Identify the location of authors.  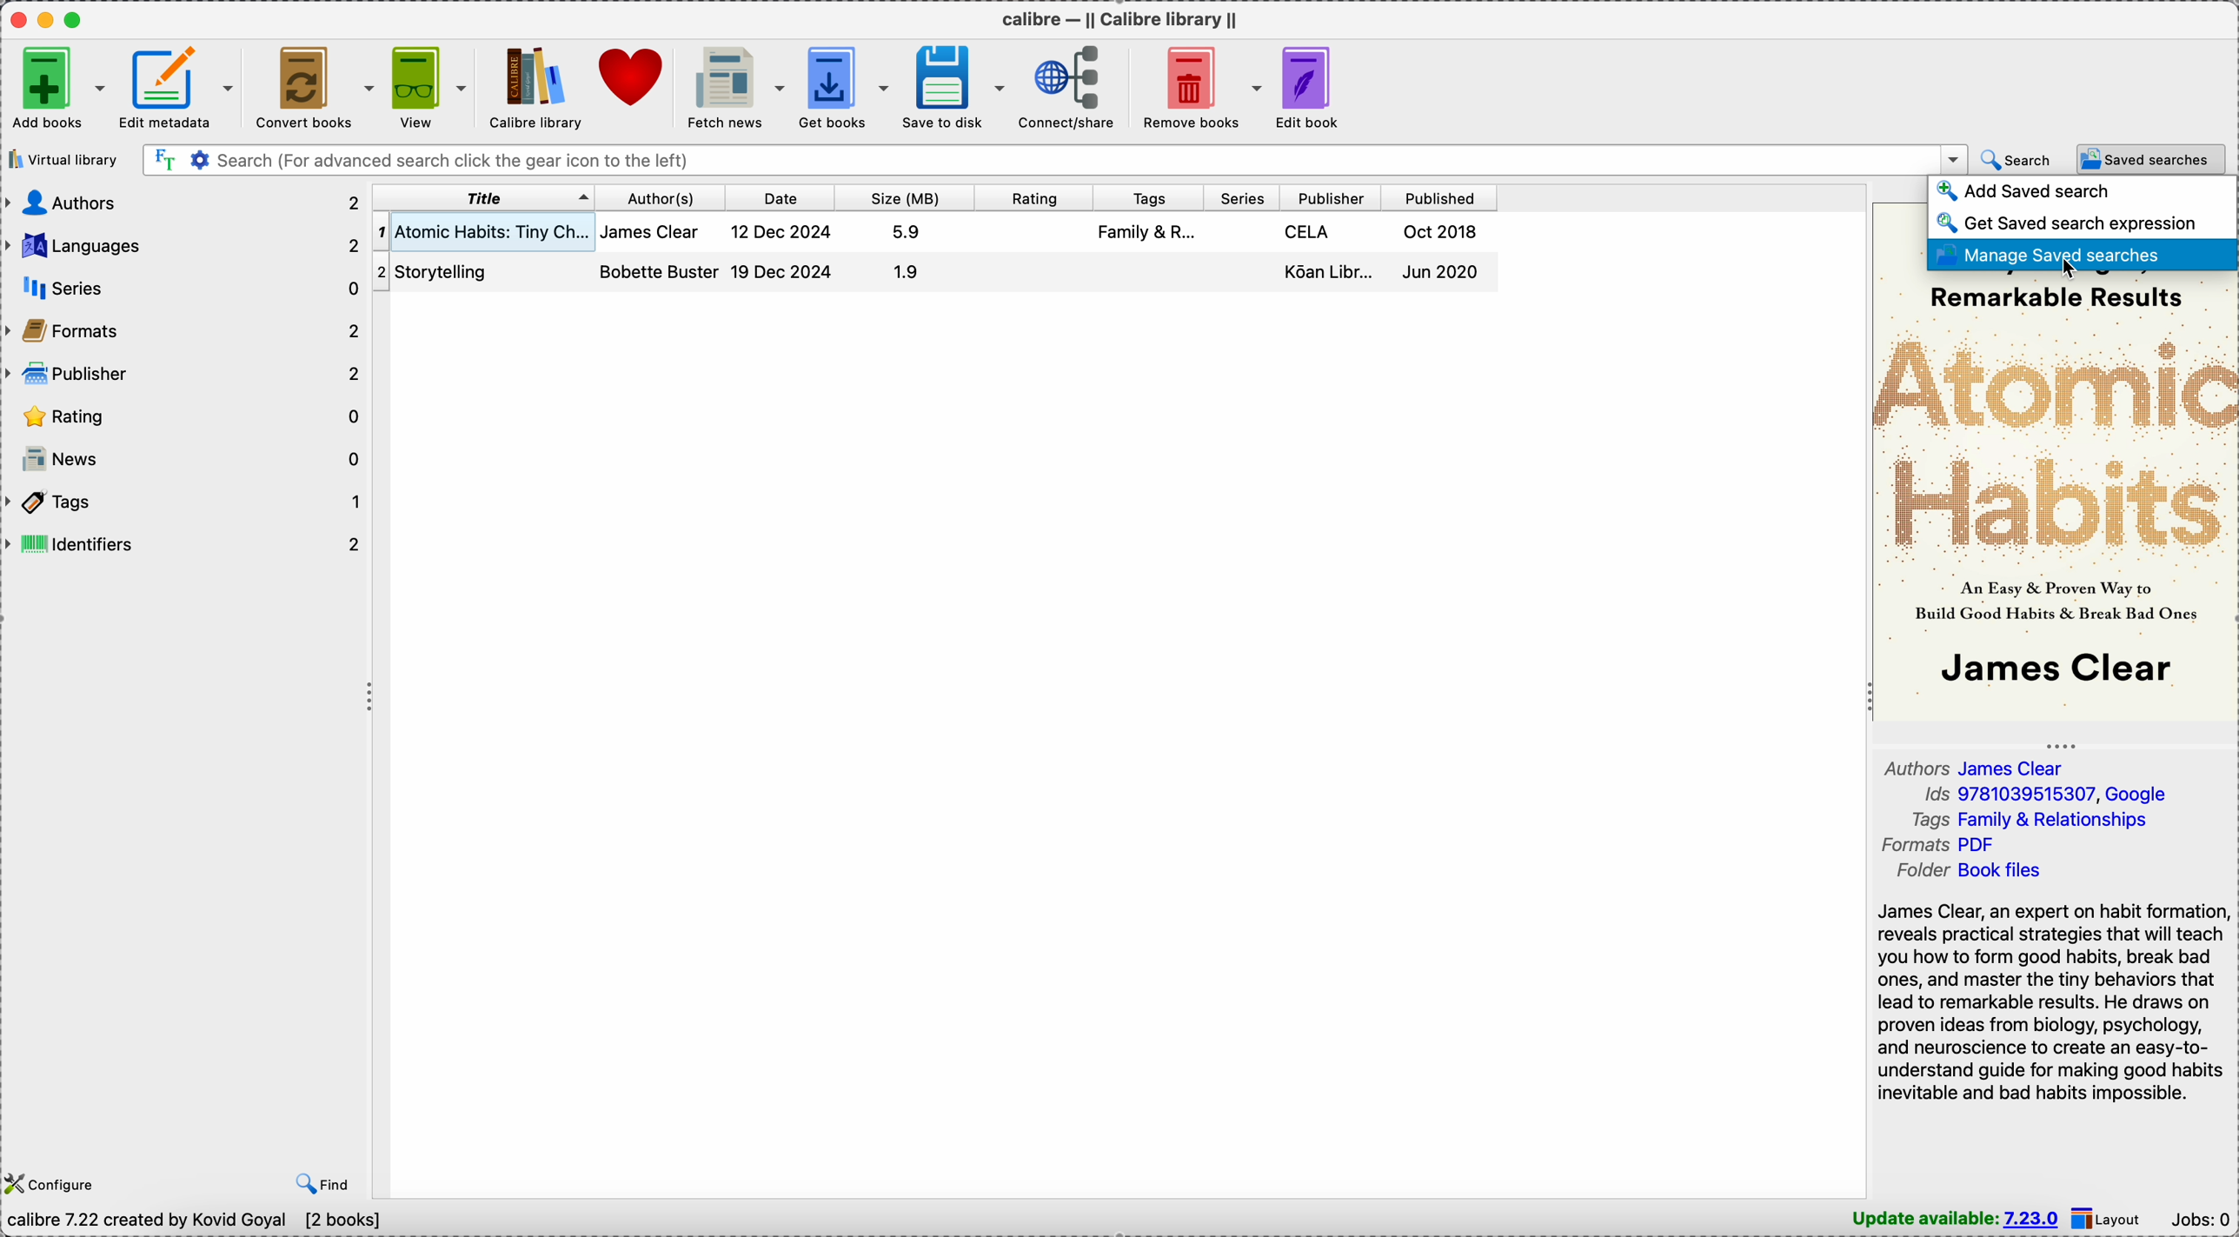
(660, 256).